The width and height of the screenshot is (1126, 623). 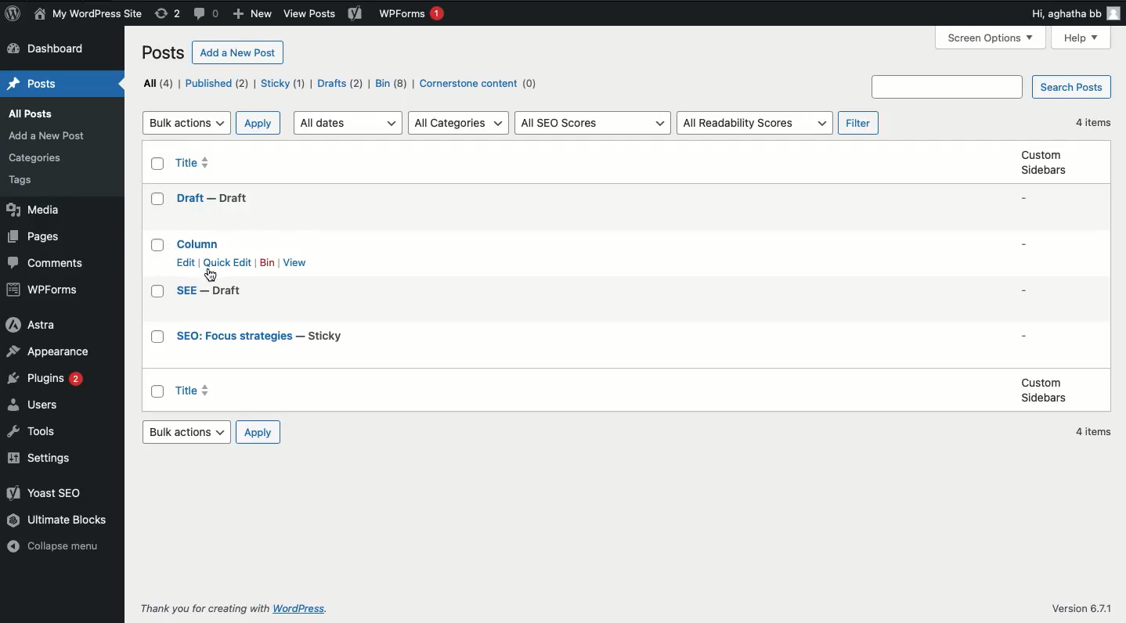 What do you see at coordinates (295, 263) in the screenshot?
I see `View` at bounding box center [295, 263].